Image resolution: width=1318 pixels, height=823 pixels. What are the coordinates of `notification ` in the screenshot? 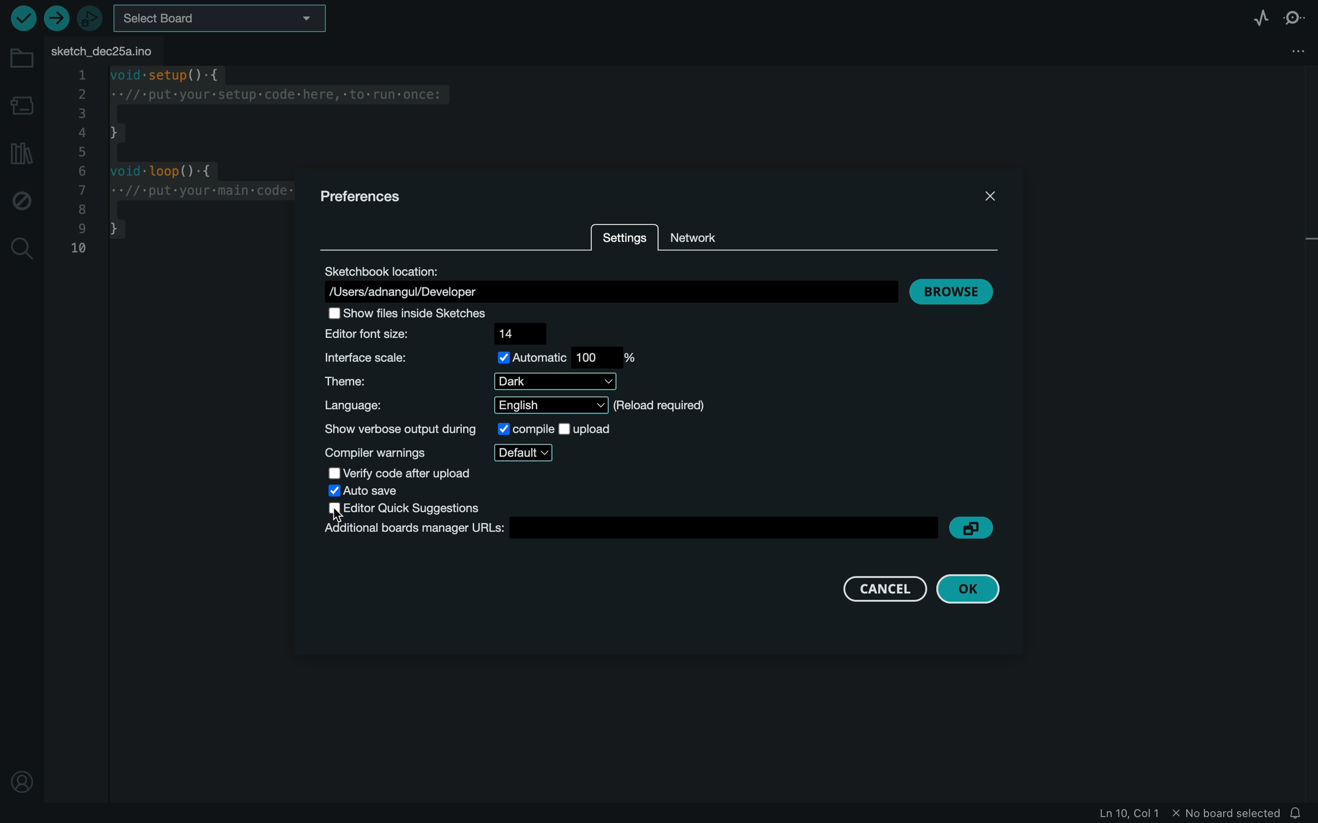 It's located at (1302, 813).